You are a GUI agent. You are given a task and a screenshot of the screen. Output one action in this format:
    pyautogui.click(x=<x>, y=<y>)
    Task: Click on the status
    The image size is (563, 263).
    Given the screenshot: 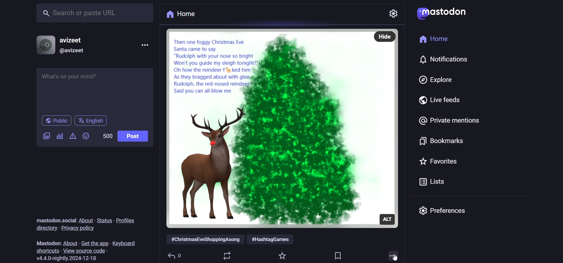 What is the action you would take?
    pyautogui.click(x=103, y=220)
    